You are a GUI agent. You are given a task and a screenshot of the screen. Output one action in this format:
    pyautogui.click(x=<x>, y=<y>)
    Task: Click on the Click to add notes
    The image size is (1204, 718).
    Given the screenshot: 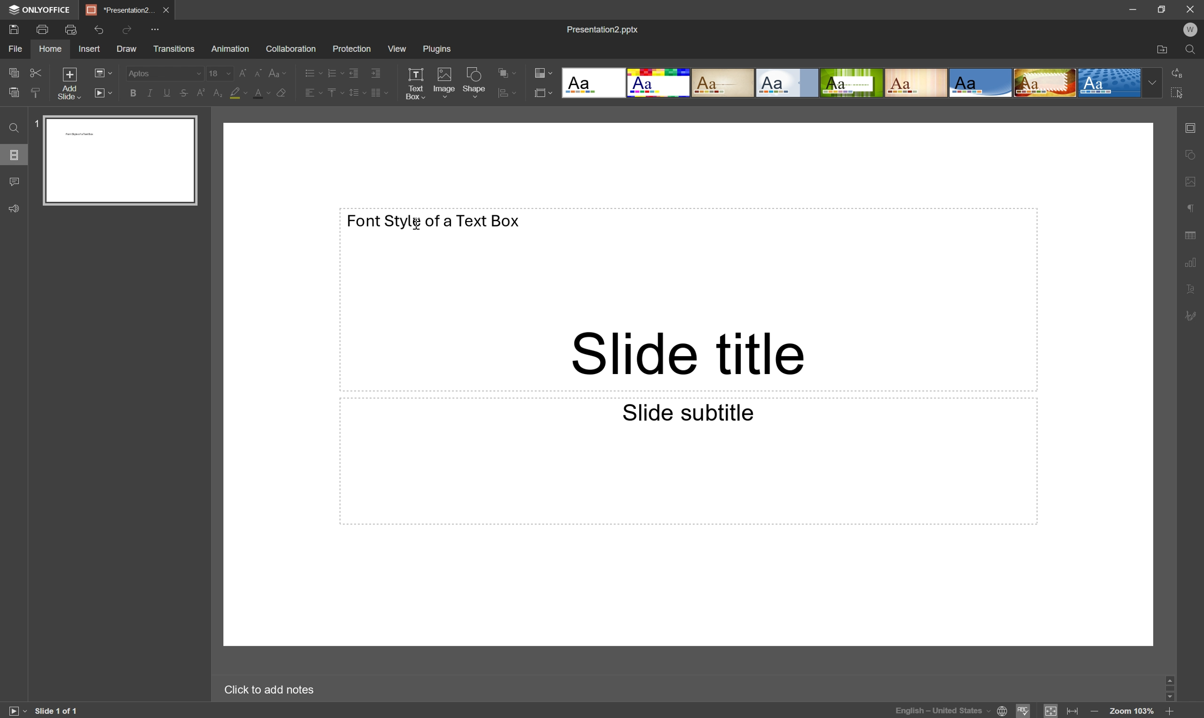 What is the action you would take?
    pyautogui.click(x=270, y=689)
    